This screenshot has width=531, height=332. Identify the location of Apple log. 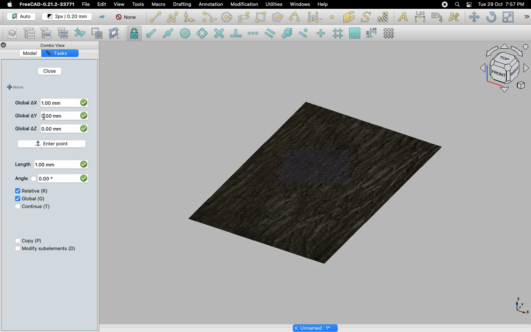
(10, 4).